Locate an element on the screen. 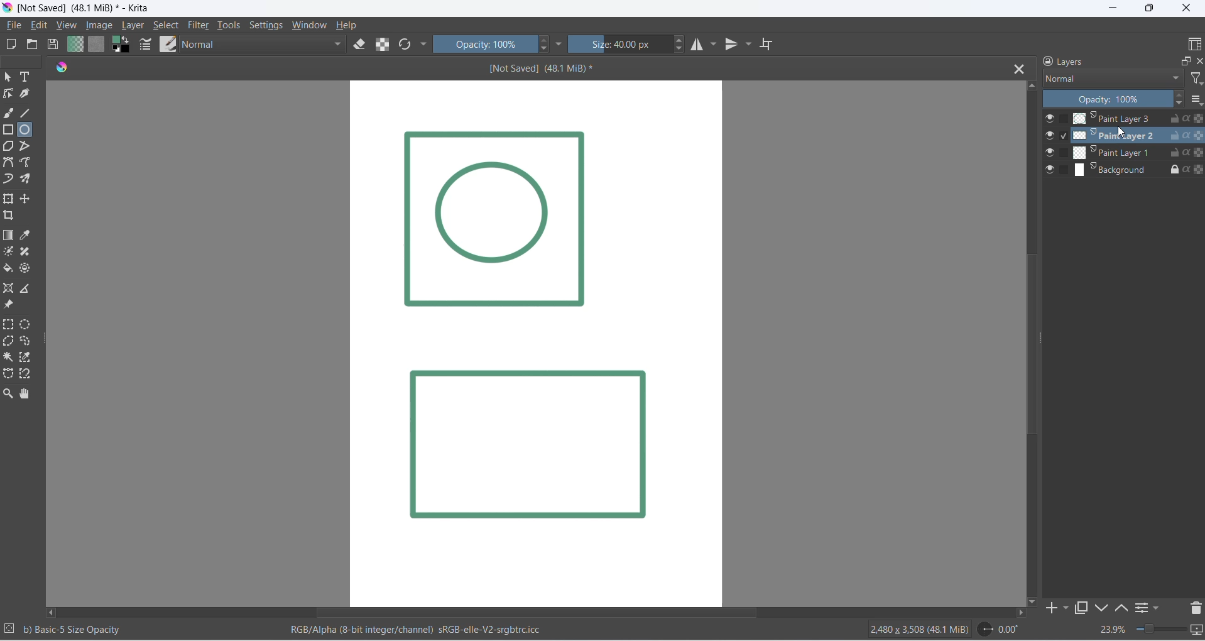 The width and height of the screenshot is (1205, 641). polyline tool is located at coordinates (31, 146).